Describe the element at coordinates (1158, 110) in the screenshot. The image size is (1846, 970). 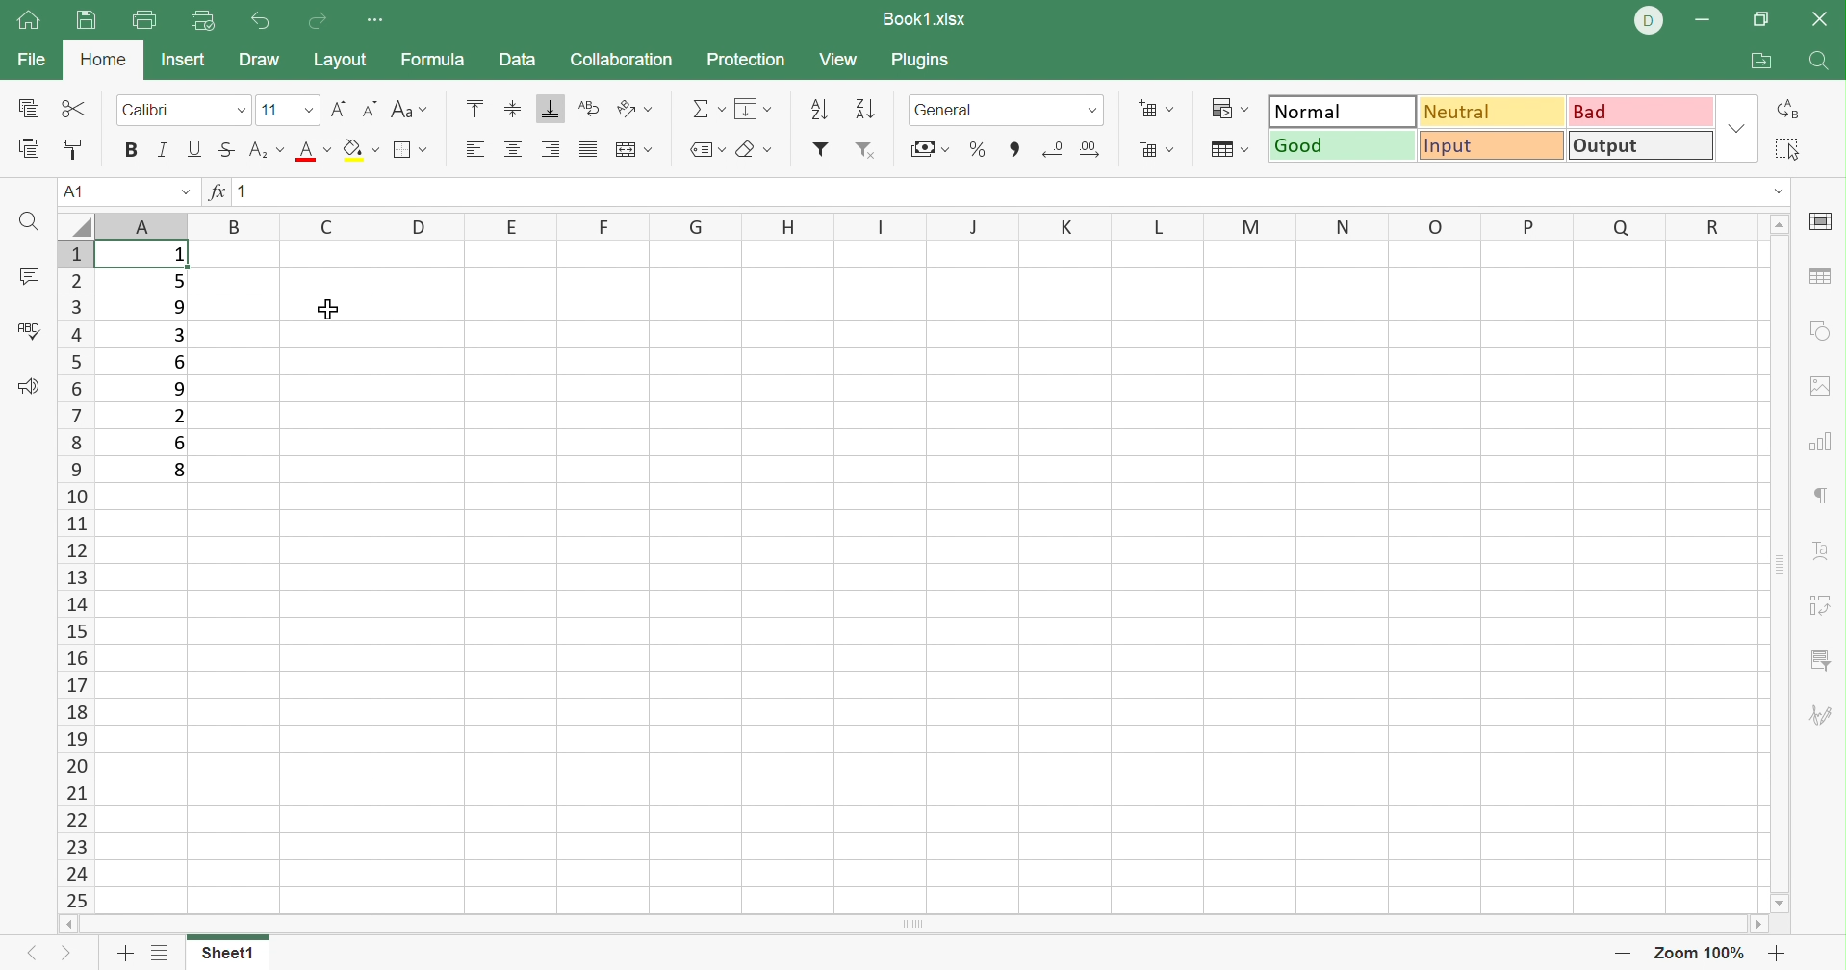
I see `Insert cells` at that location.